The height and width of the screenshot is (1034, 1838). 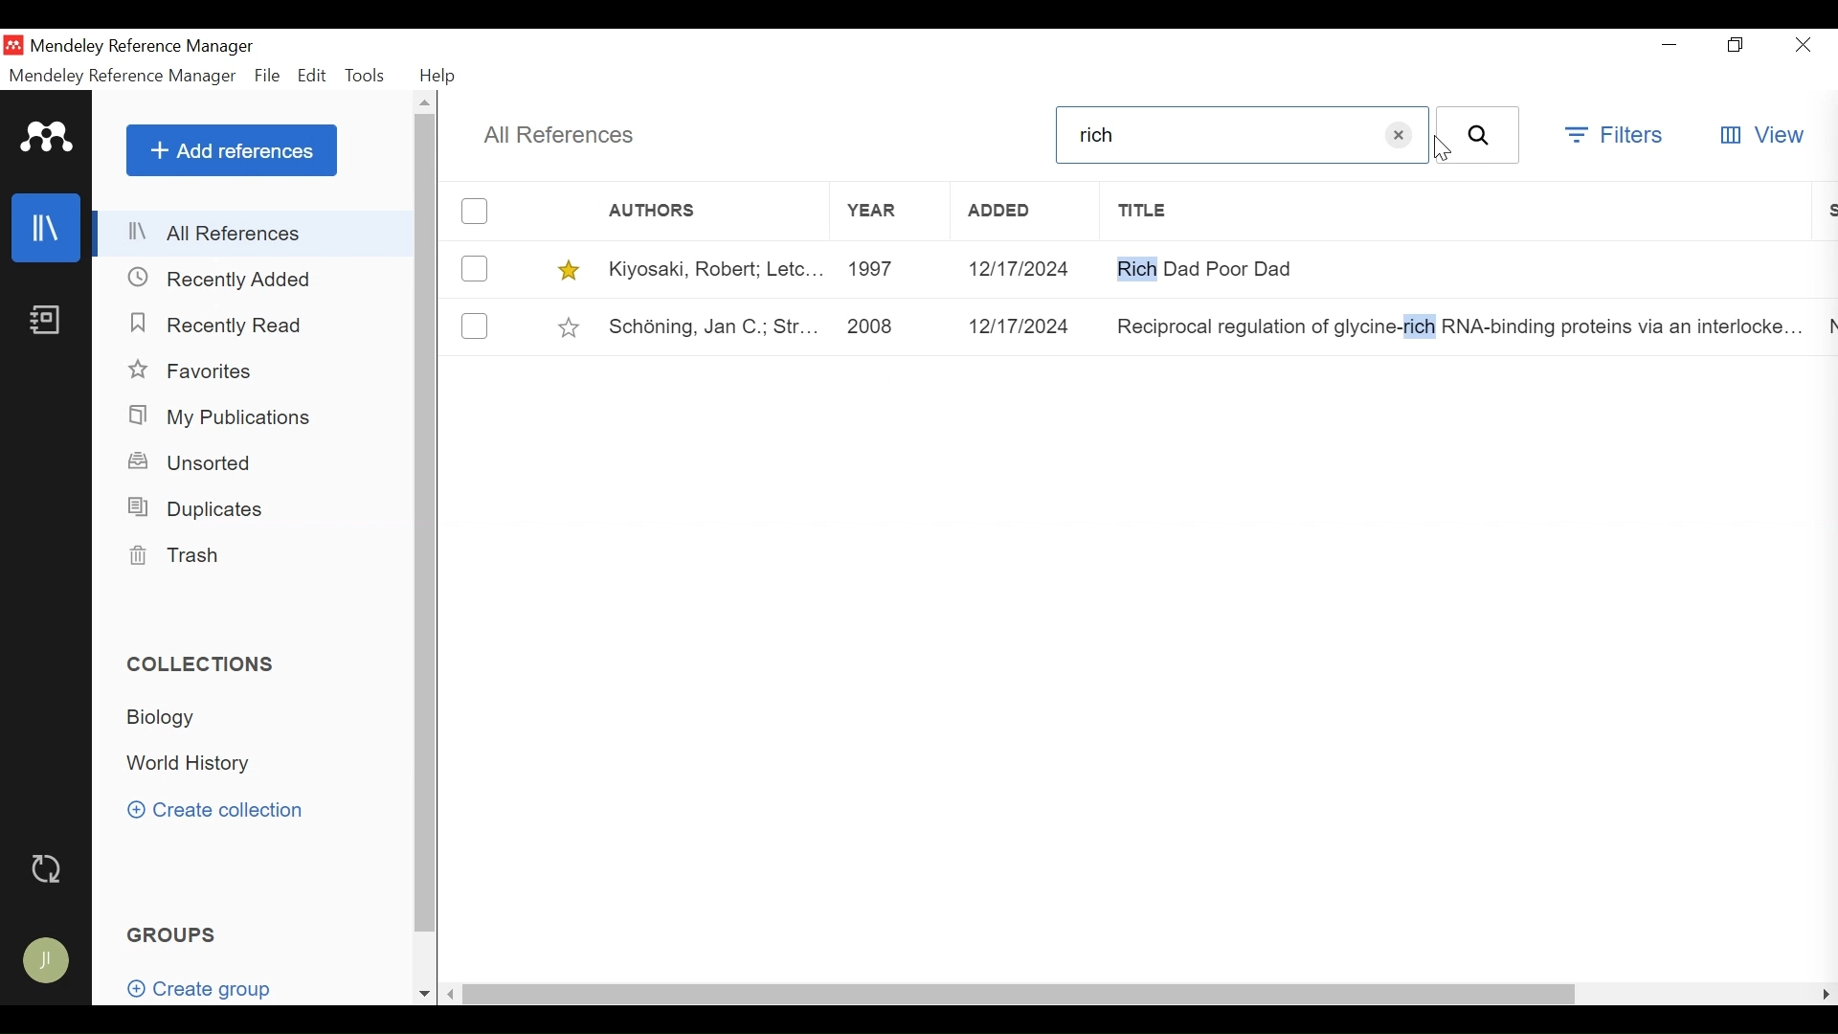 I want to click on Rich Dad Poor Dad, so click(x=1460, y=268).